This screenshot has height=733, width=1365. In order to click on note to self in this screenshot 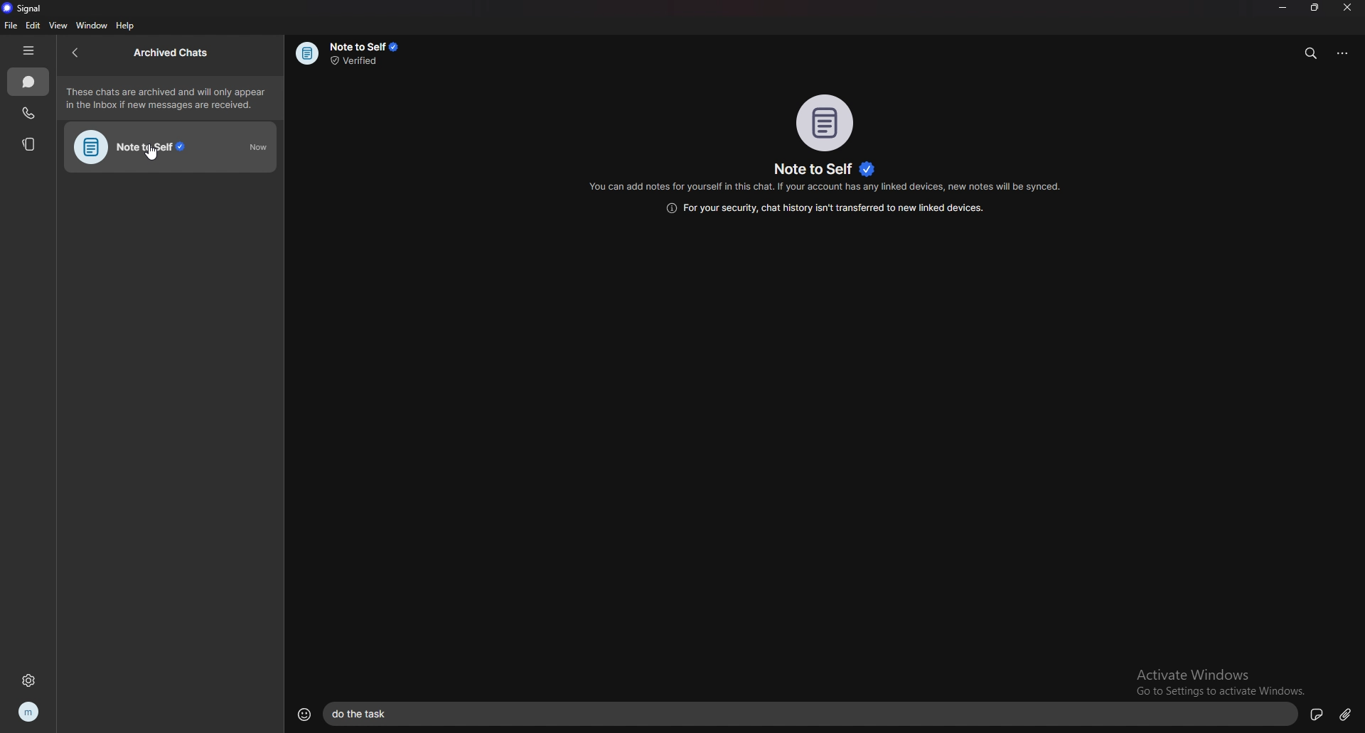, I will do `click(170, 148)`.